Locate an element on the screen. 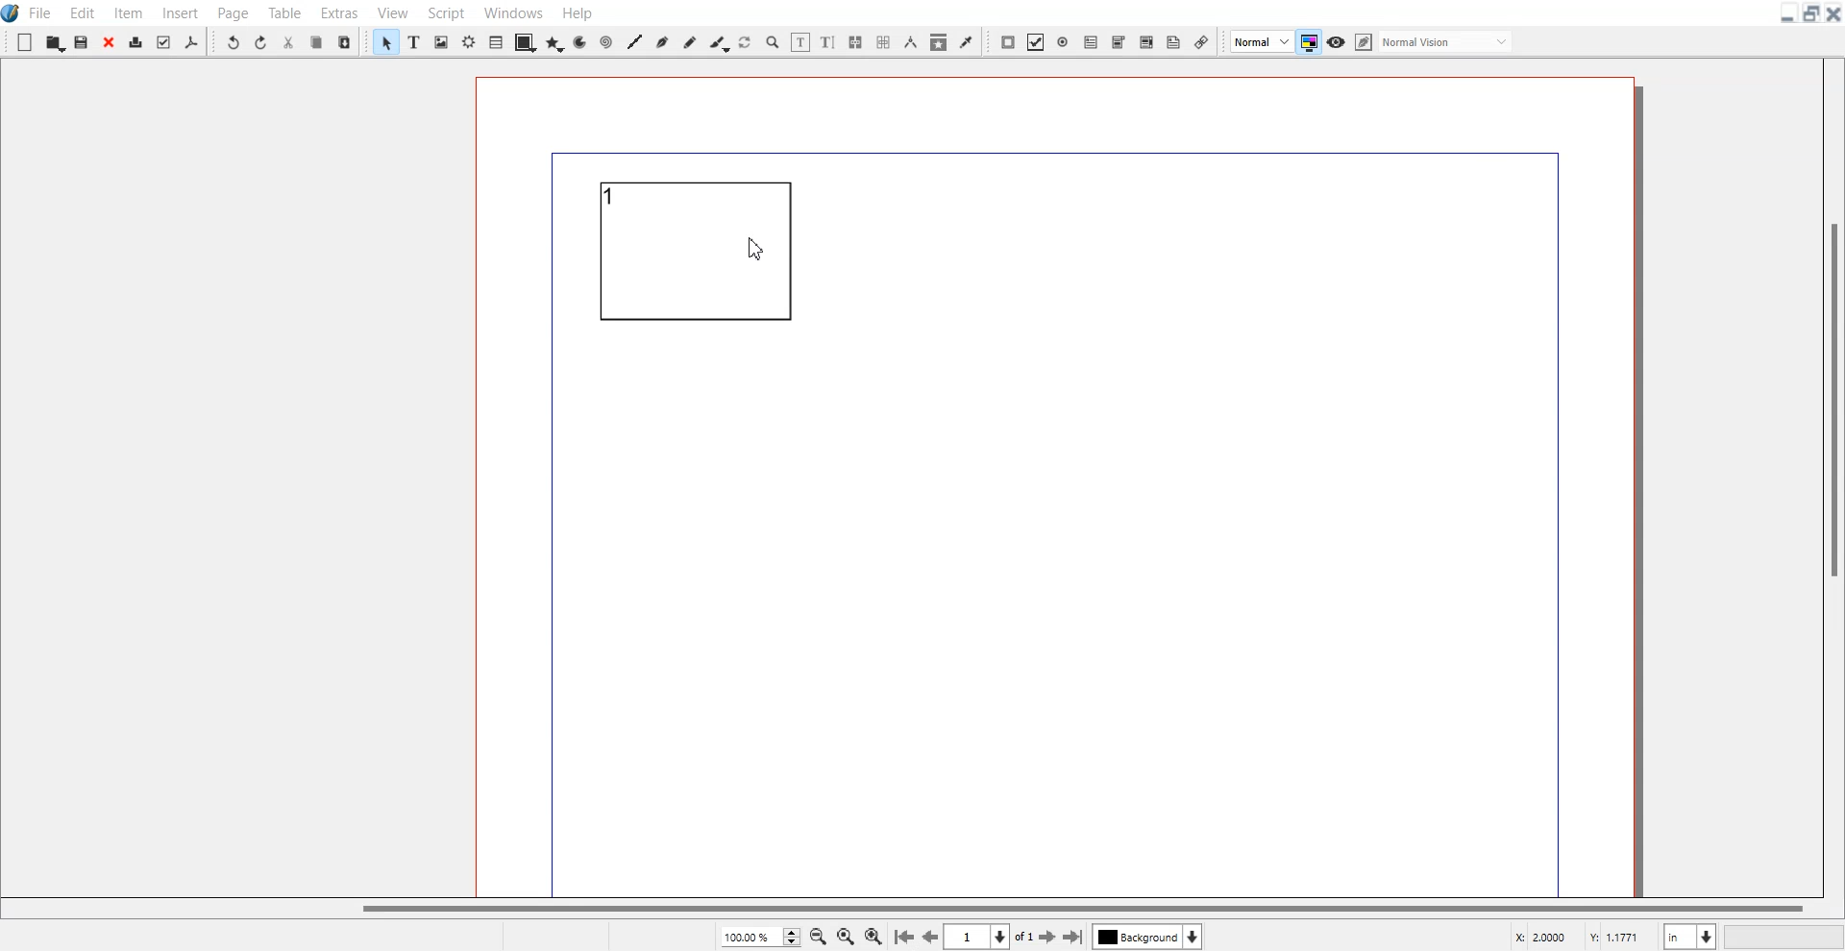 Image resolution: width=1845 pixels, height=951 pixels. Calligraphic line is located at coordinates (718, 42).